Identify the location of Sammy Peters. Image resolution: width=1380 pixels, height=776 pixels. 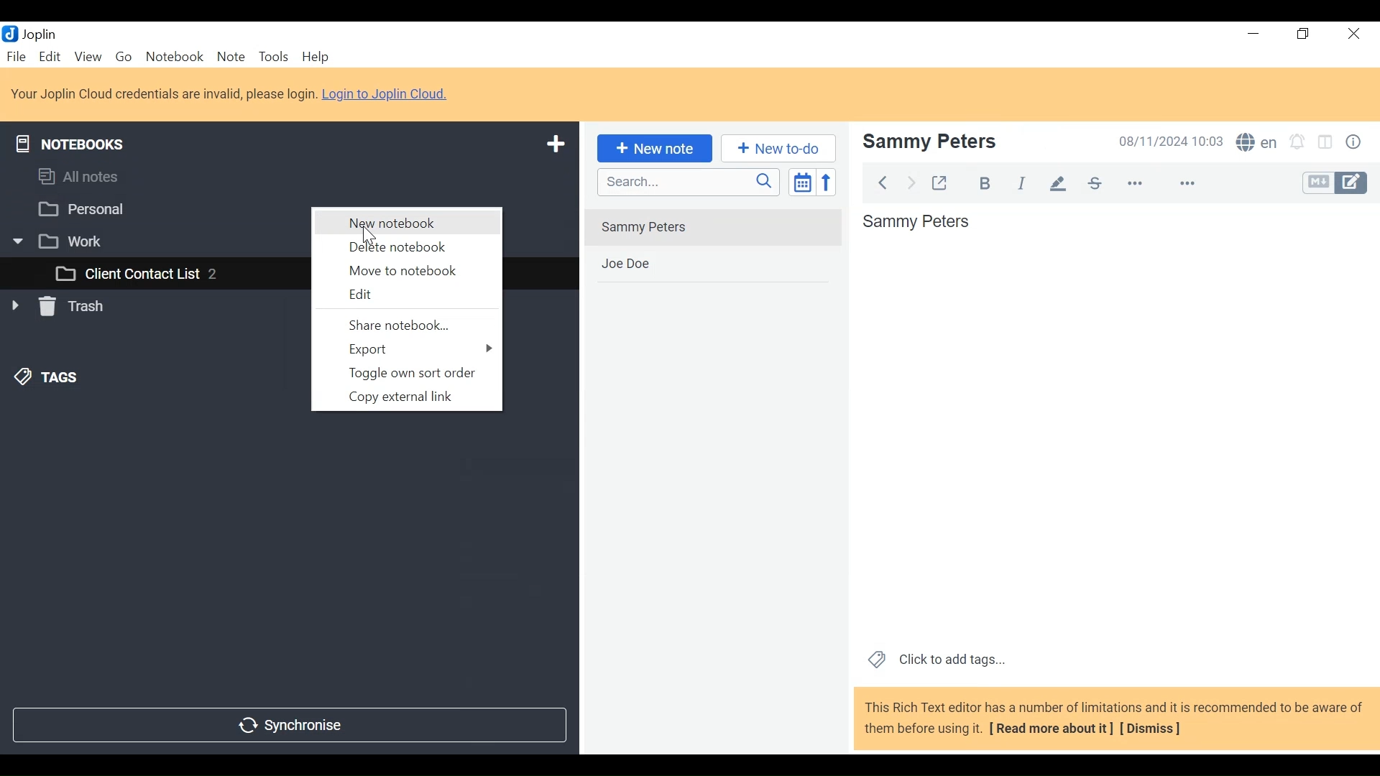
(929, 142).